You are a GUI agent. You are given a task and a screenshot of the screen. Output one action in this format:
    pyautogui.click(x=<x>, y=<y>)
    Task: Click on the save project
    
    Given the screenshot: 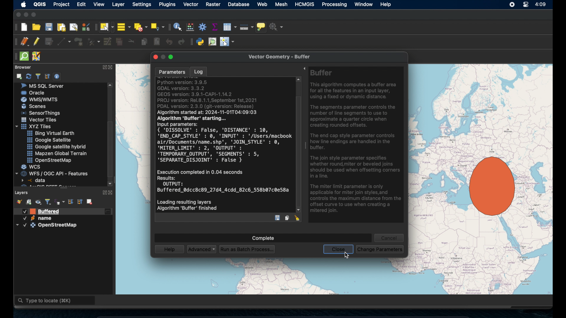 What is the action you would take?
    pyautogui.click(x=49, y=28)
    